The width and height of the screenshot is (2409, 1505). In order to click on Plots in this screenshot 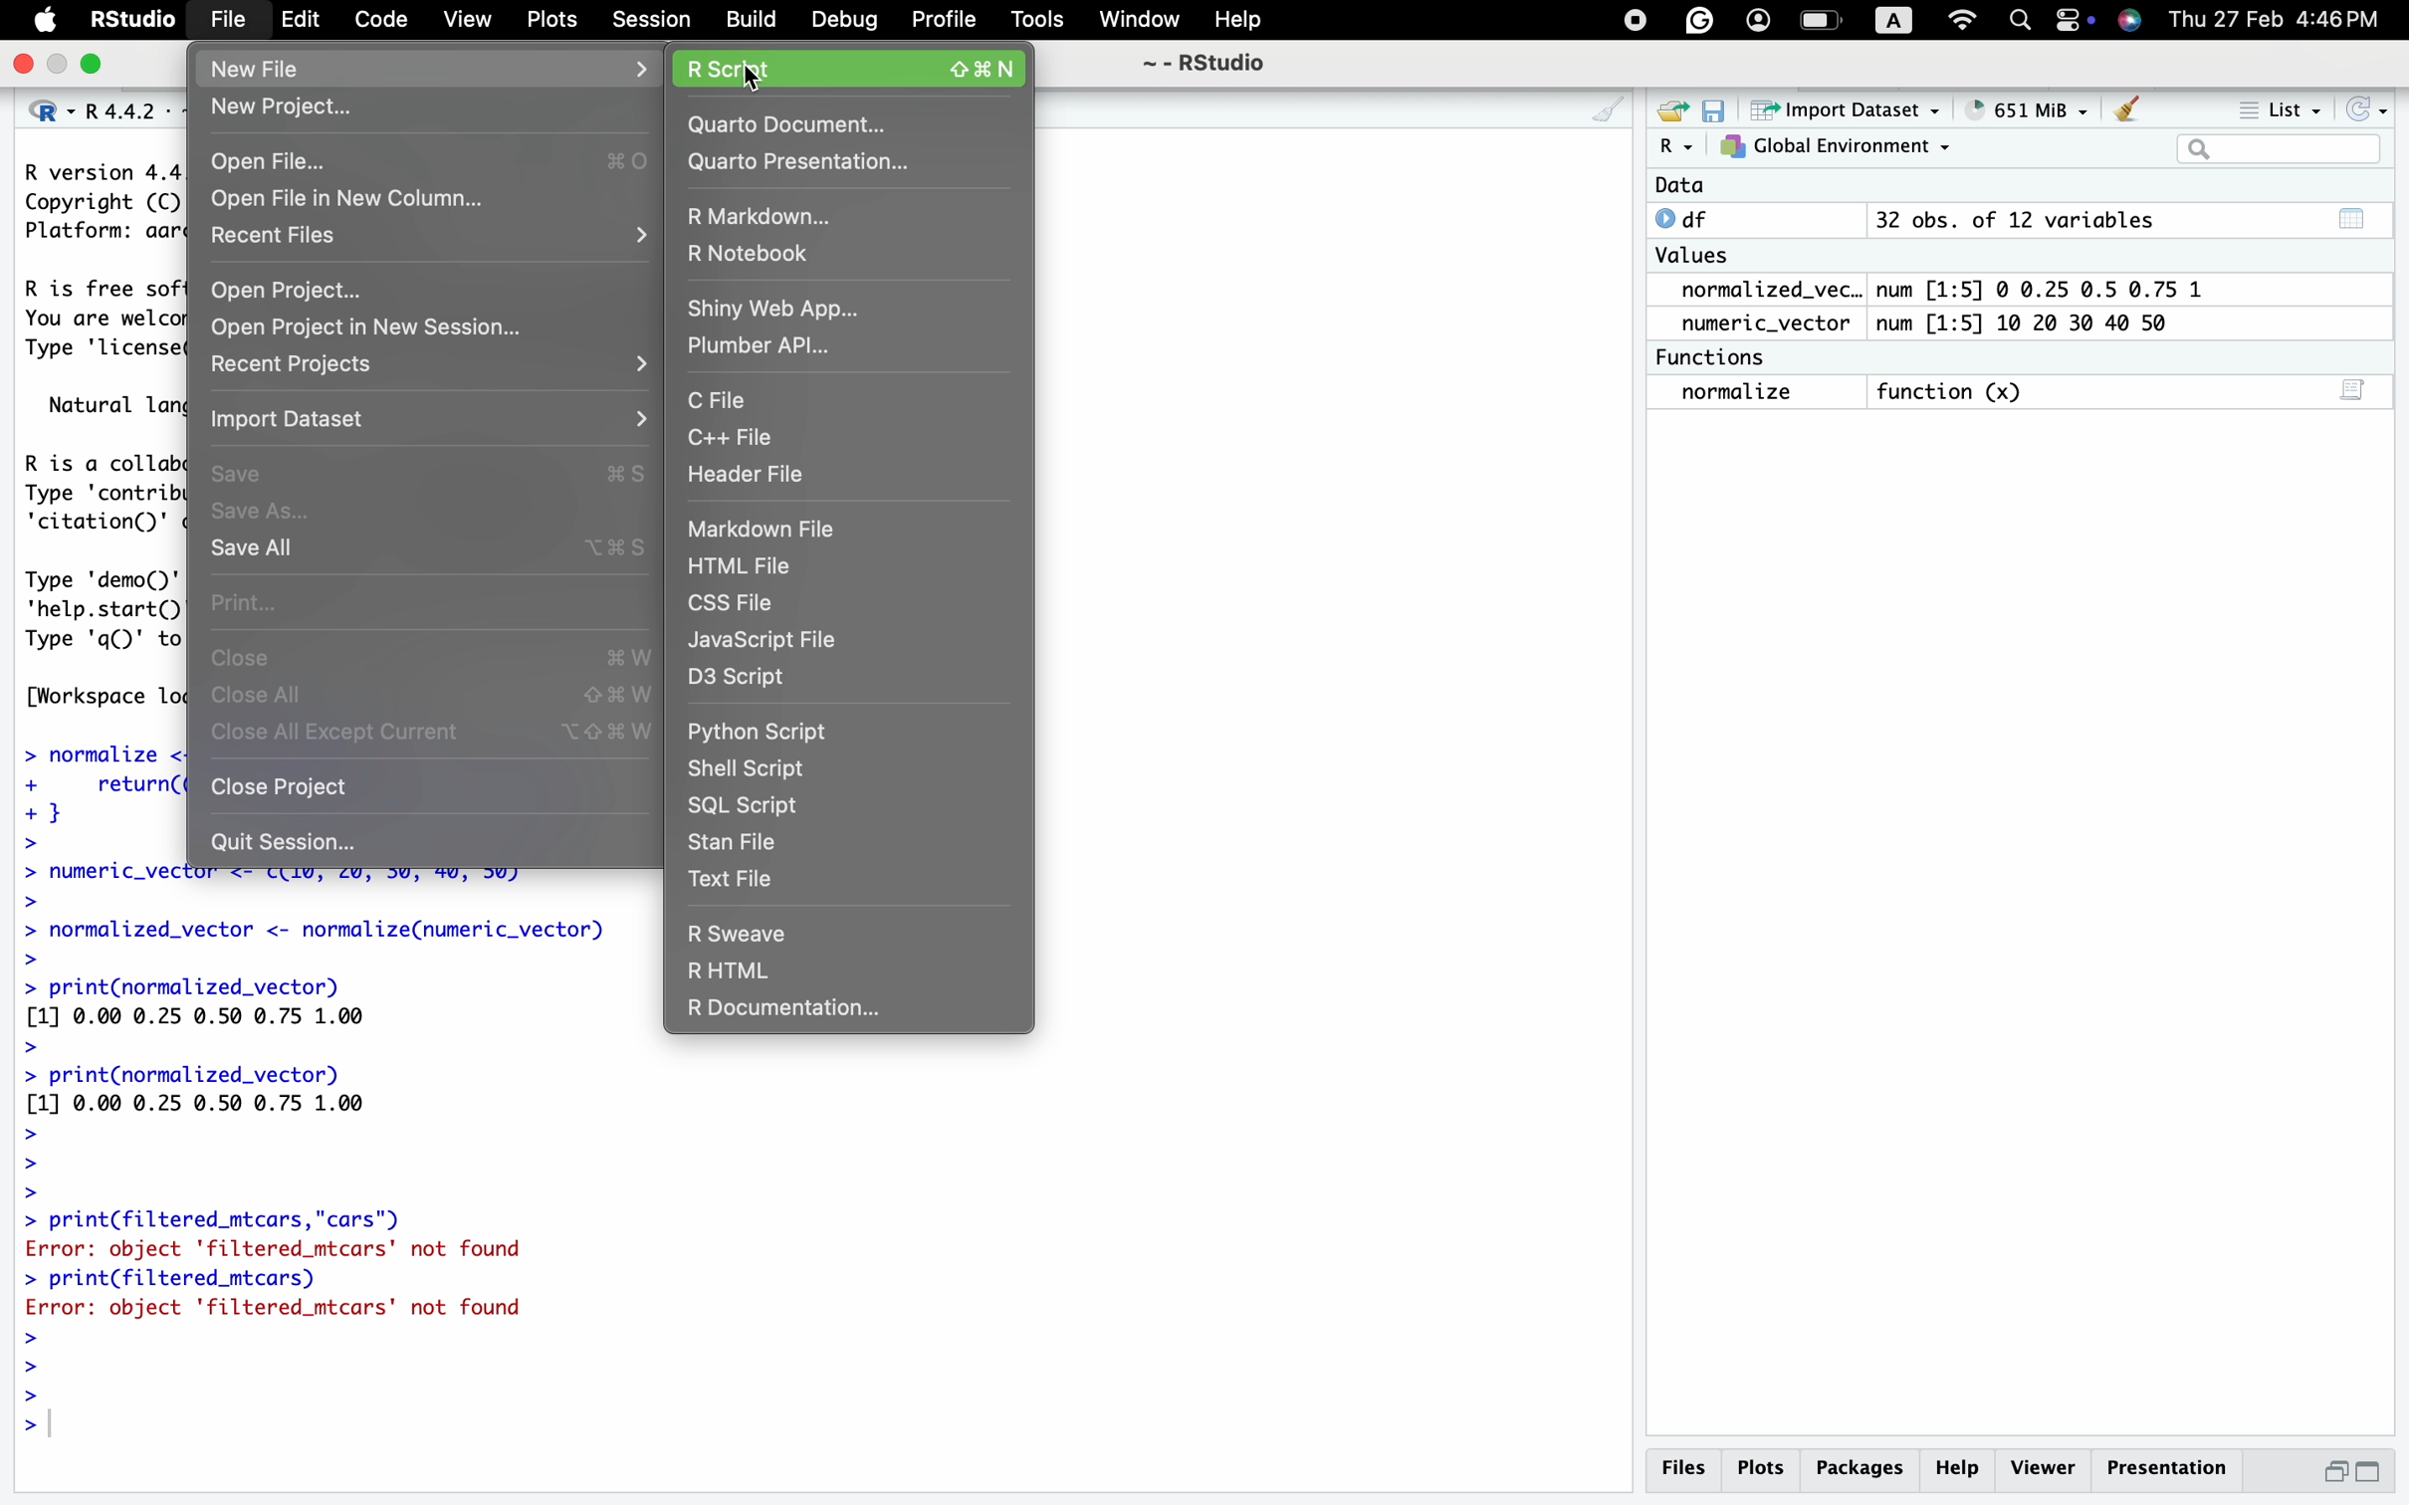, I will do `click(1764, 1465)`.